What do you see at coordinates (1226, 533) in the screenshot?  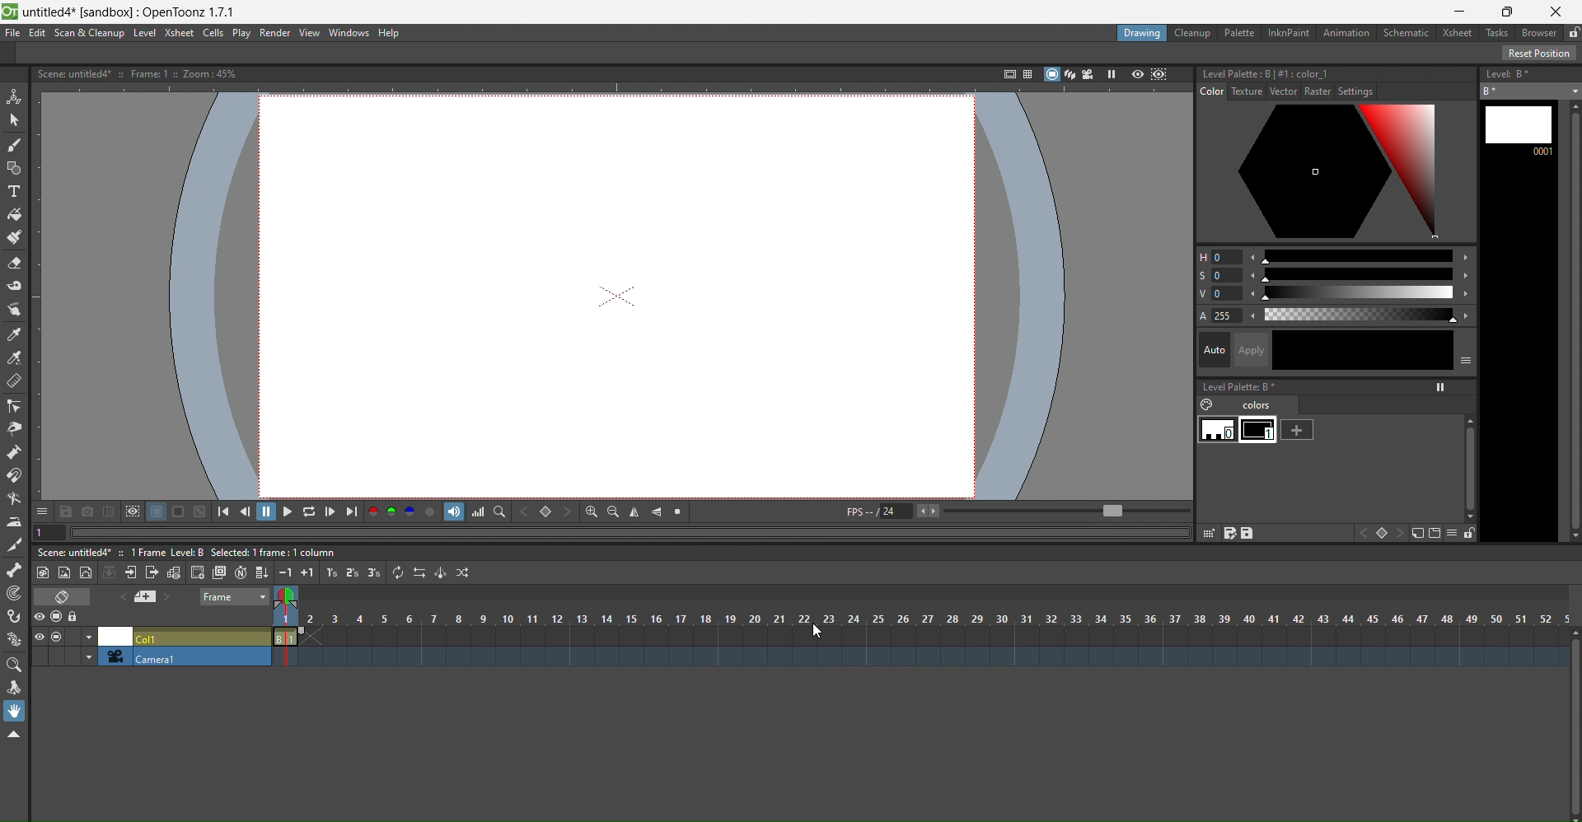 I see `tools` at bounding box center [1226, 533].